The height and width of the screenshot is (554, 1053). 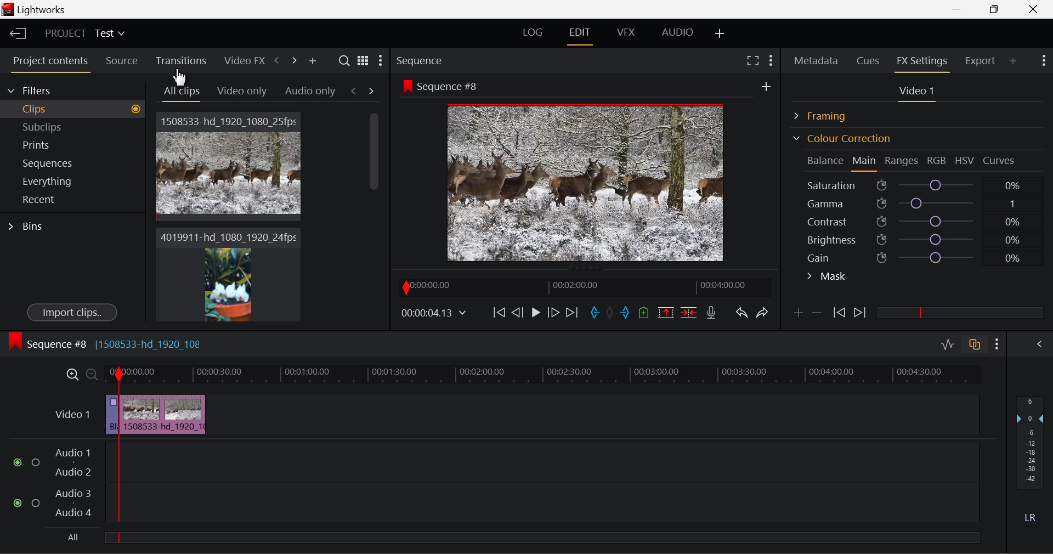 I want to click on Scroll Bar, so click(x=375, y=208).